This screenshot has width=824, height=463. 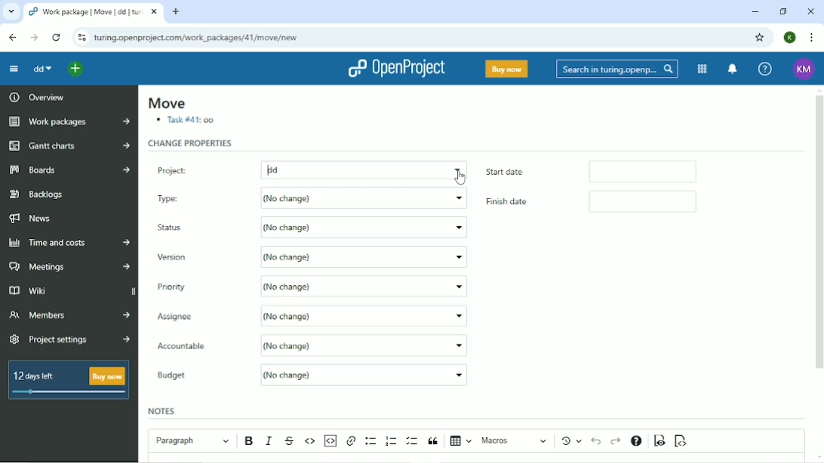 I want to click on Priority, so click(x=178, y=286).